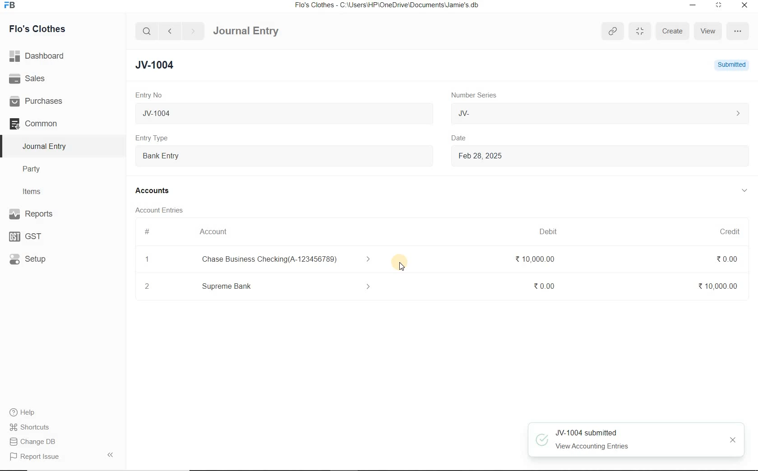 This screenshot has width=758, height=471. What do you see at coordinates (148, 231) in the screenshot?
I see `#` at bounding box center [148, 231].